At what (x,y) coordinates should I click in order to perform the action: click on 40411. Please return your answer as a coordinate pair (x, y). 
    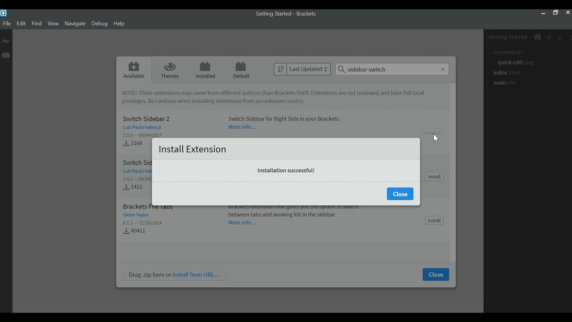
    Looking at the image, I should click on (136, 232).